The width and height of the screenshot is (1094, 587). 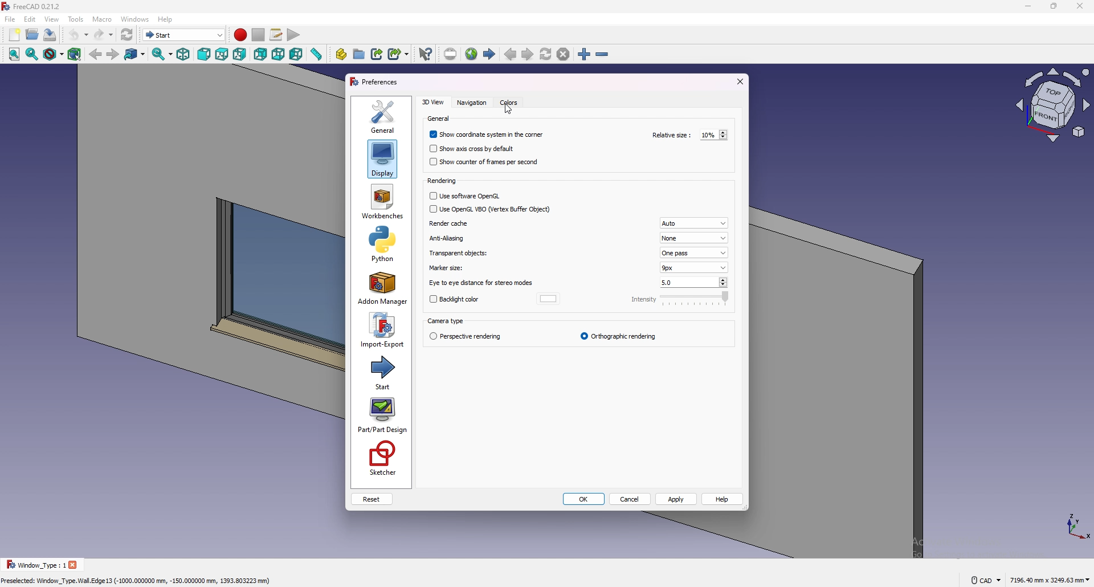 What do you see at coordinates (293, 36) in the screenshot?
I see `execute macro` at bounding box center [293, 36].